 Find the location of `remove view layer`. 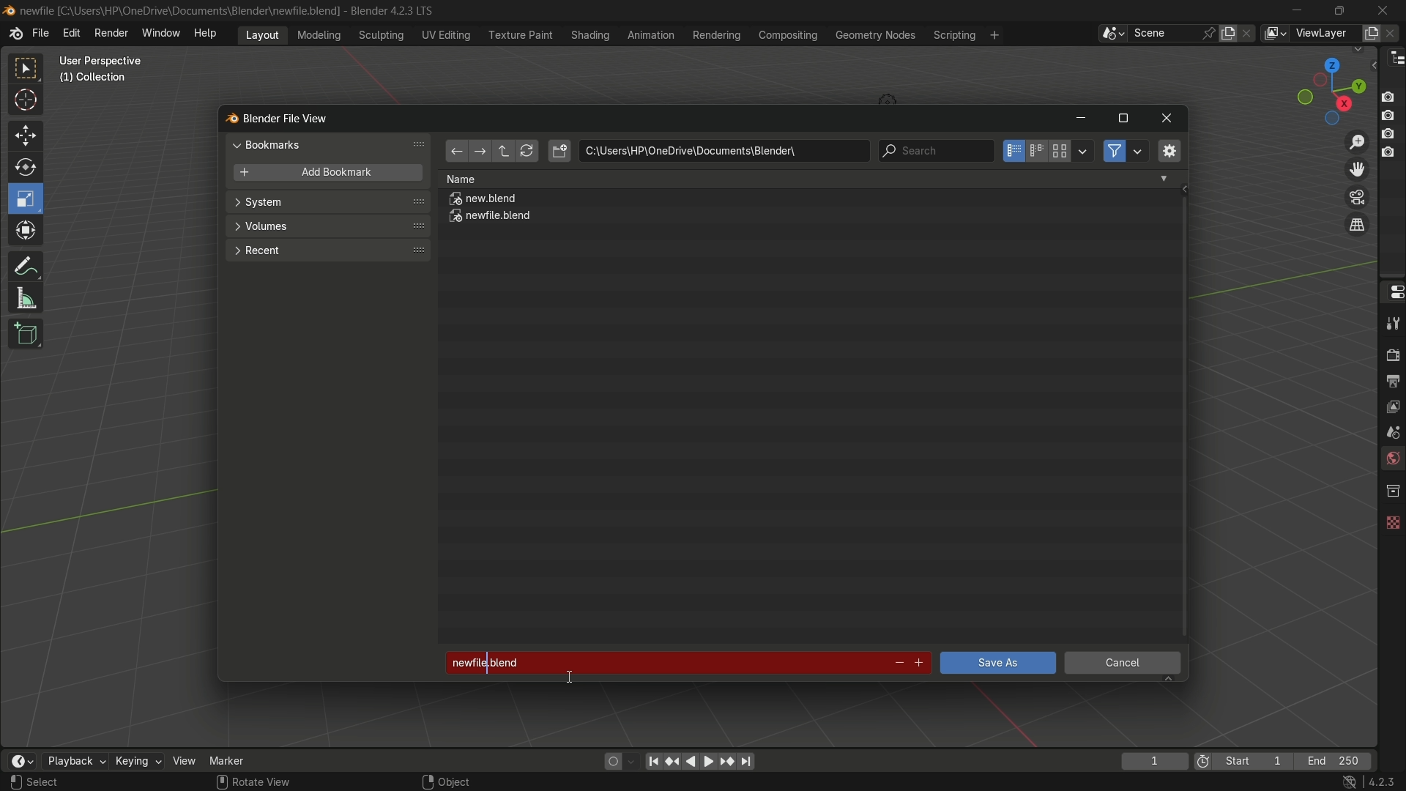

remove view layer is located at coordinates (1394, 32).